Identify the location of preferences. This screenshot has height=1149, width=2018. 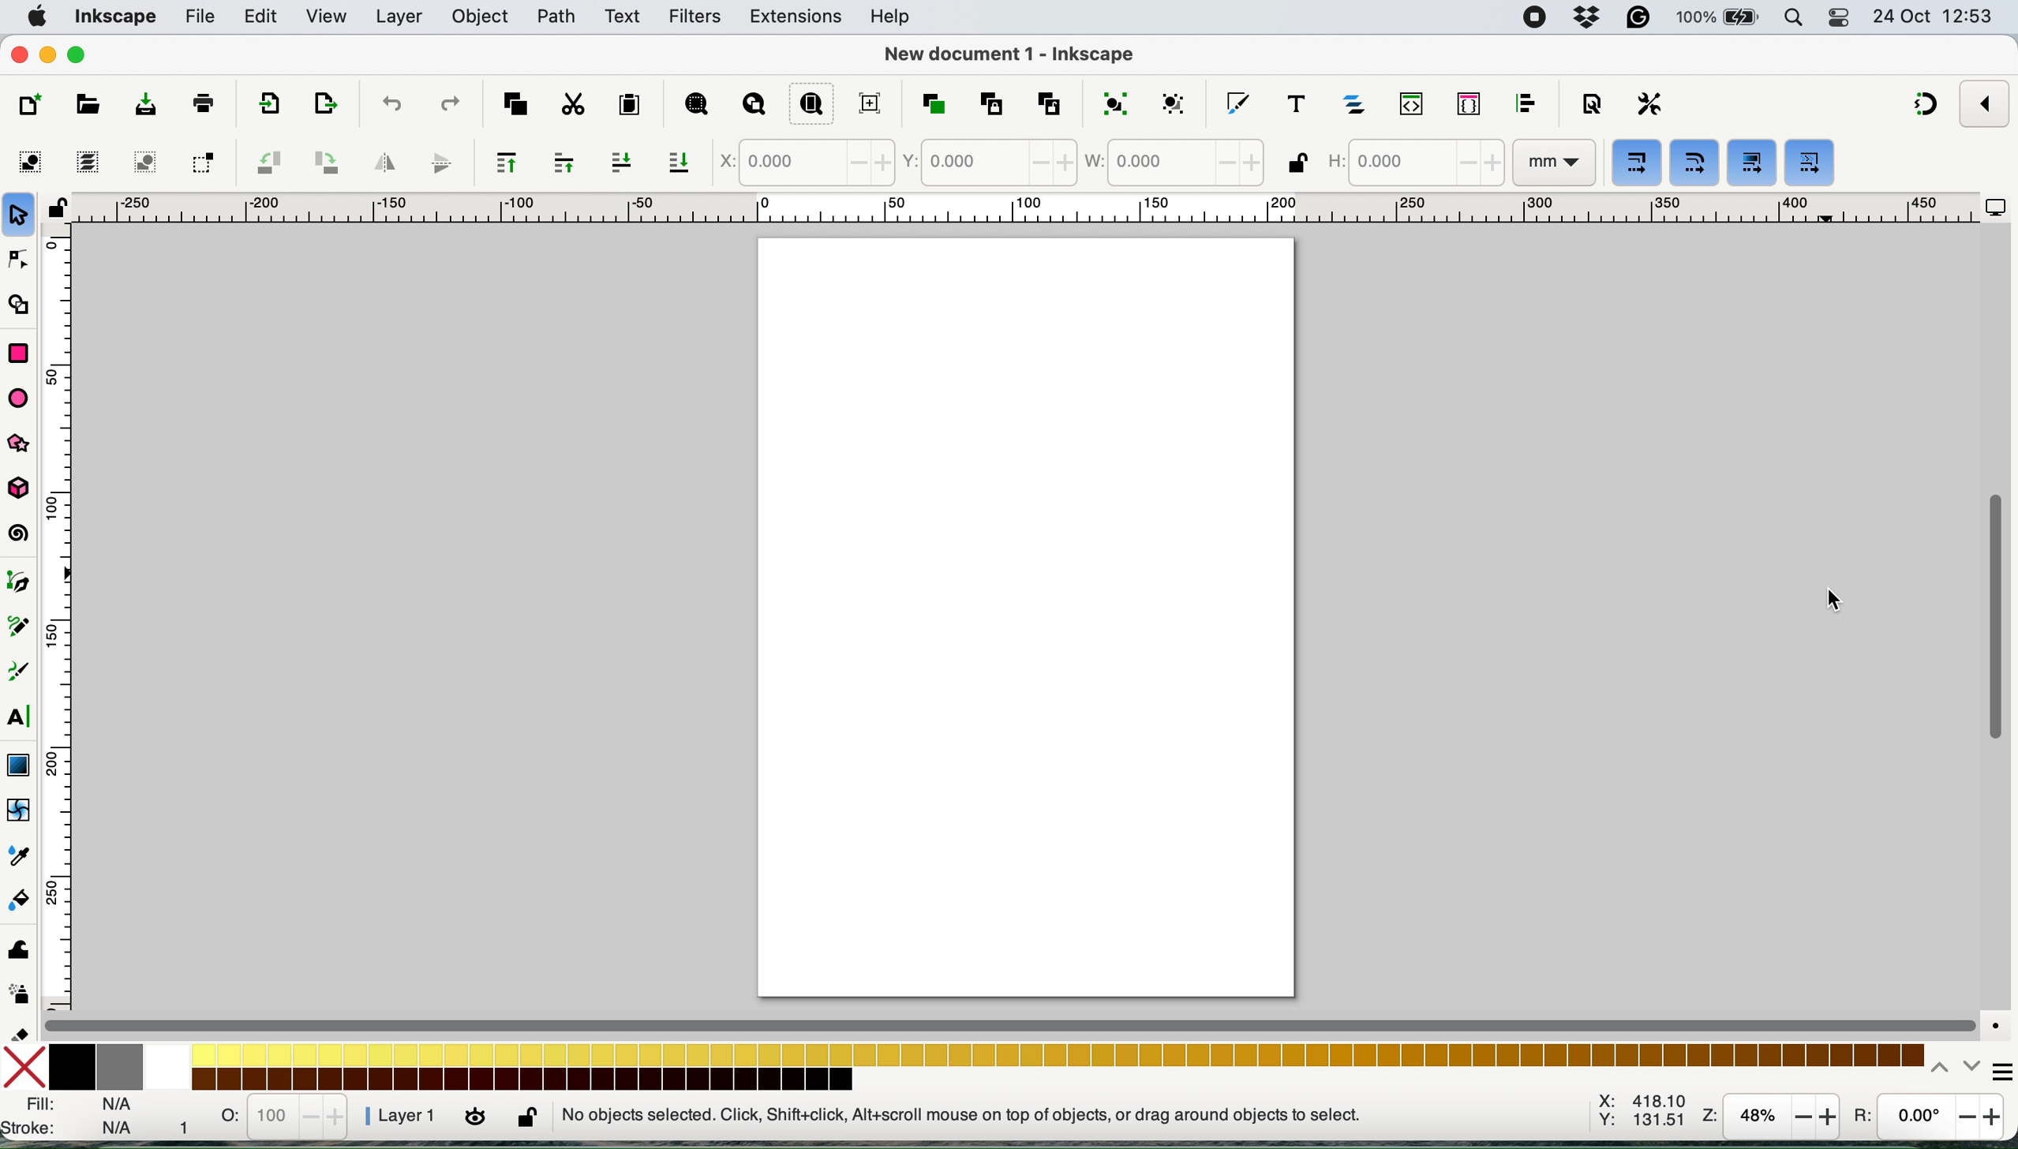
(1649, 103).